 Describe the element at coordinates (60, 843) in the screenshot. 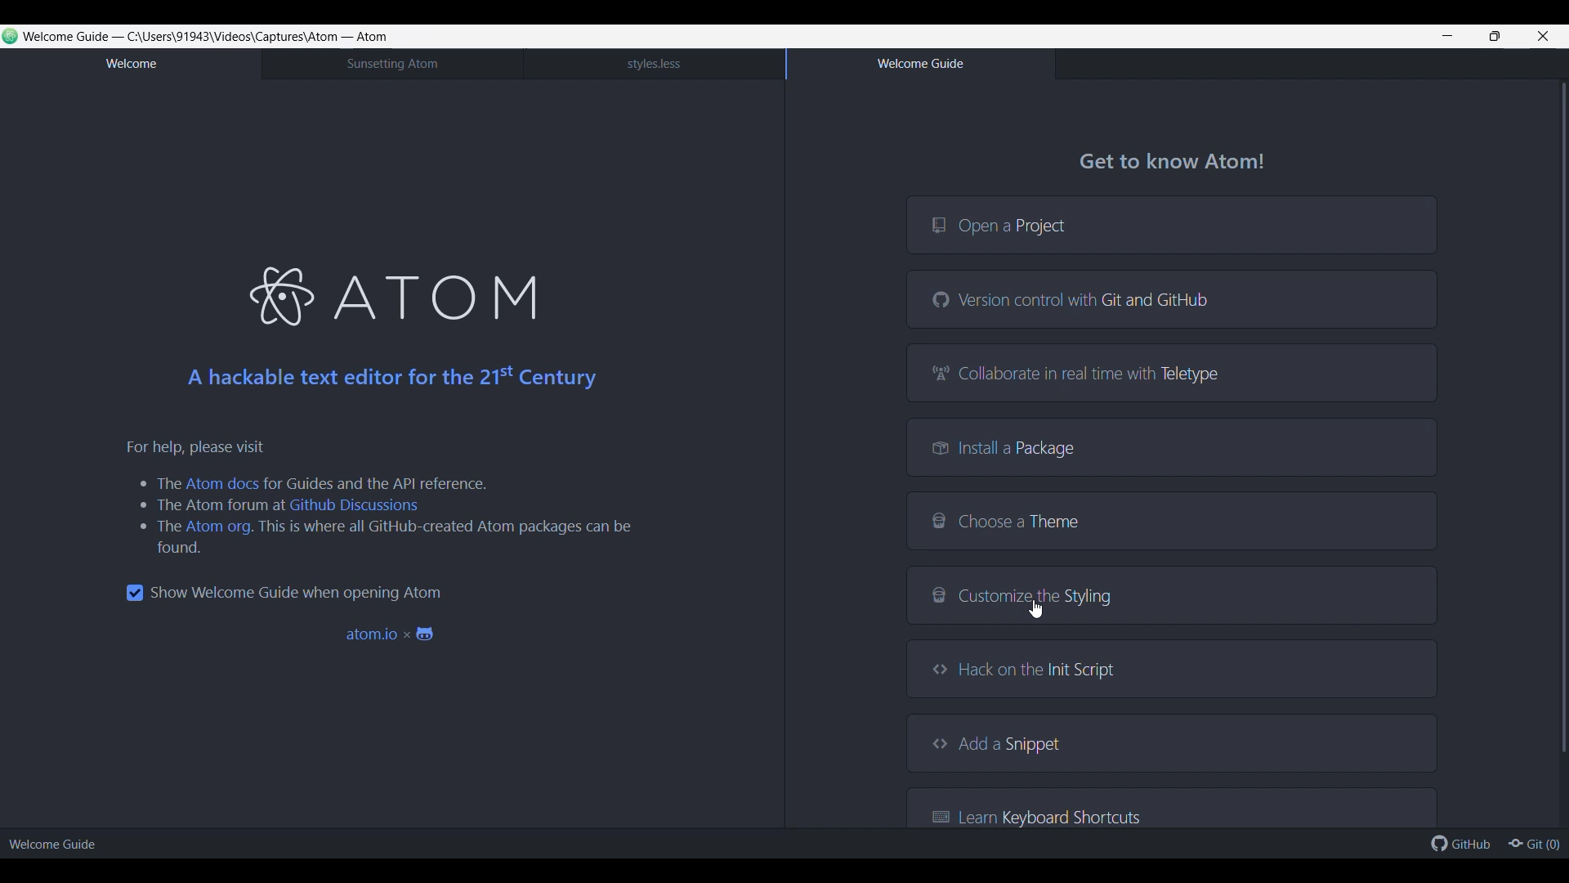

I see `Welcome Guide` at that location.